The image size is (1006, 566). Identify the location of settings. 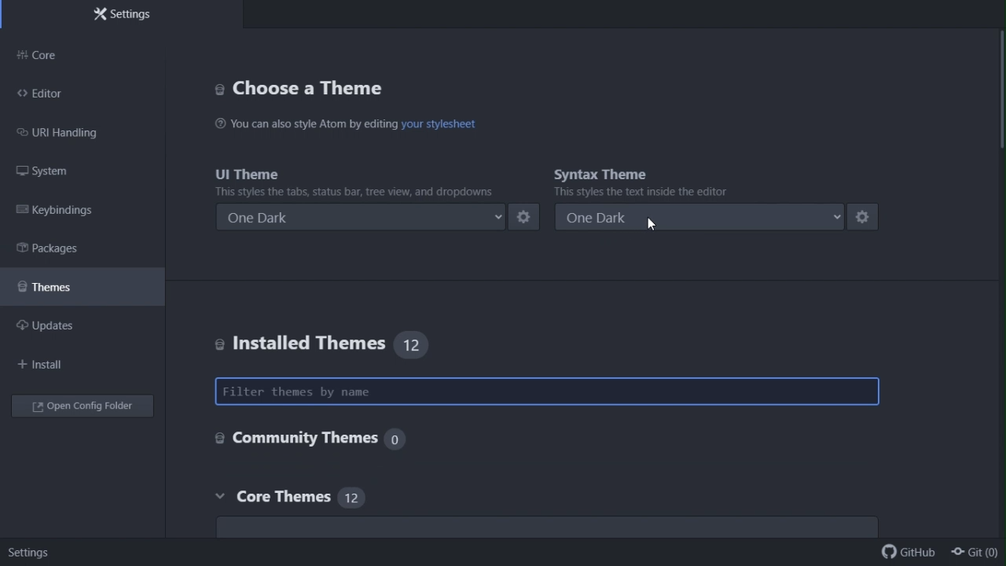
(869, 217).